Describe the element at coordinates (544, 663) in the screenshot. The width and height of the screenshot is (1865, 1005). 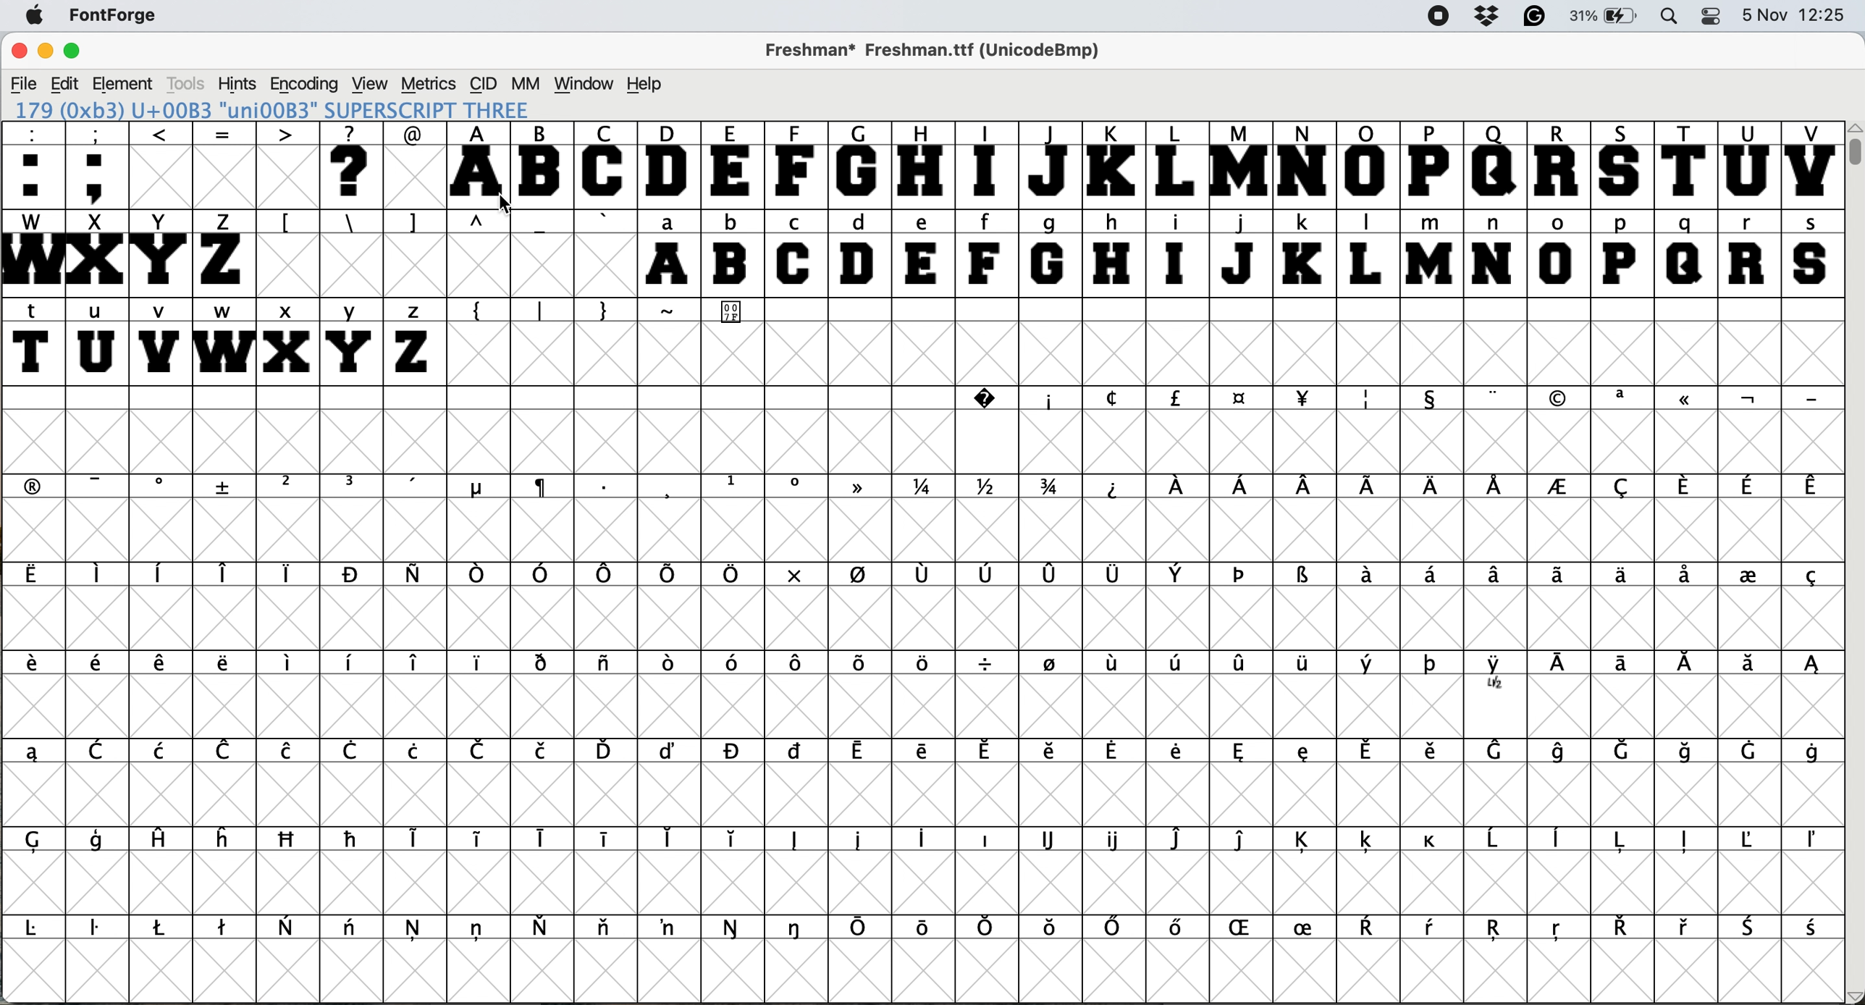
I see `symbol` at that location.